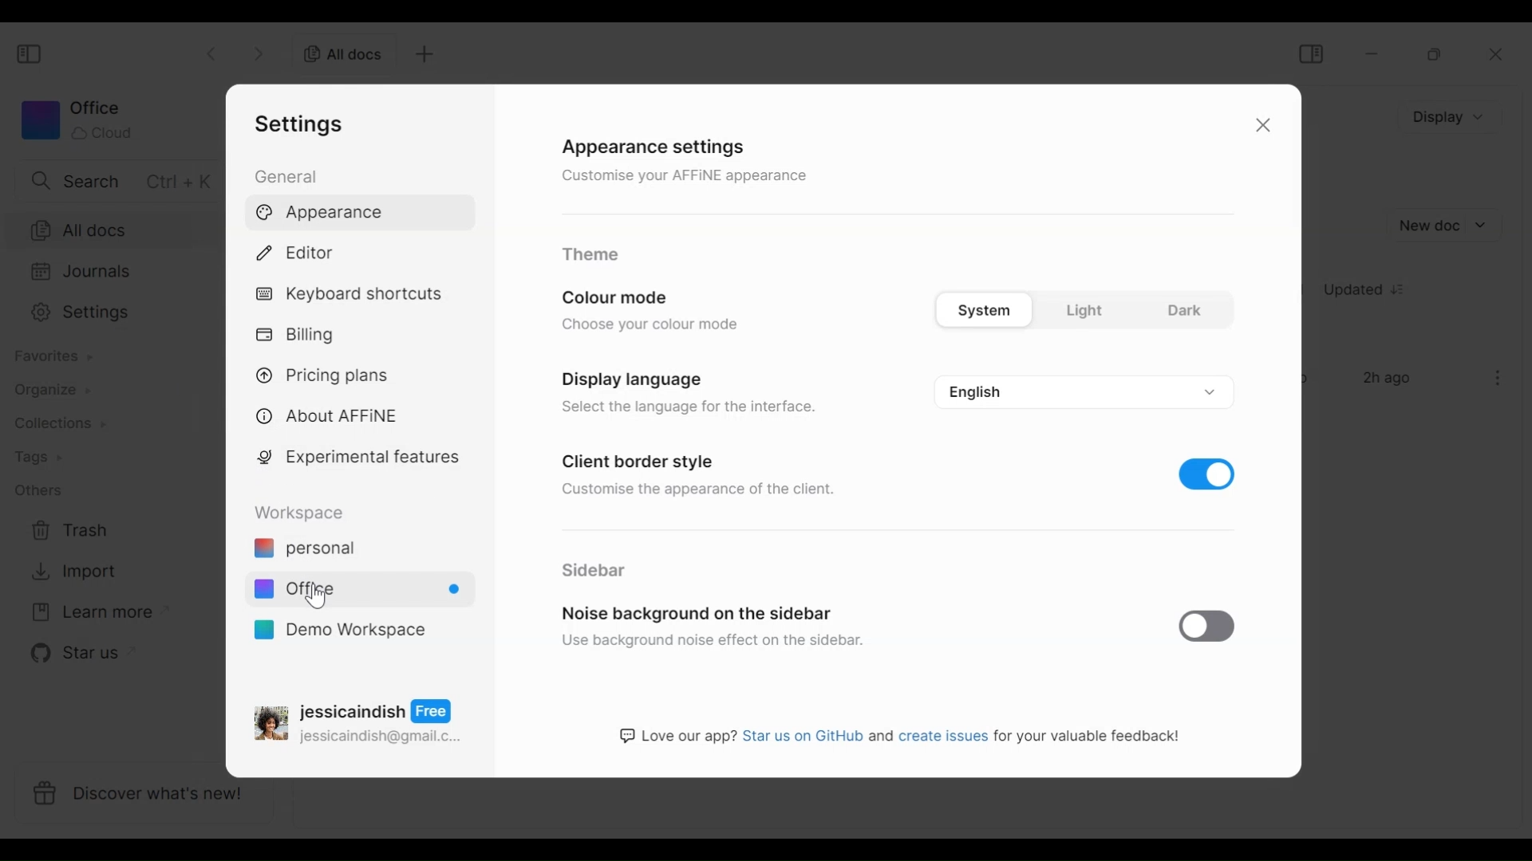 The width and height of the screenshot is (1532, 861). Describe the element at coordinates (623, 295) in the screenshot. I see `Colour mode` at that location.